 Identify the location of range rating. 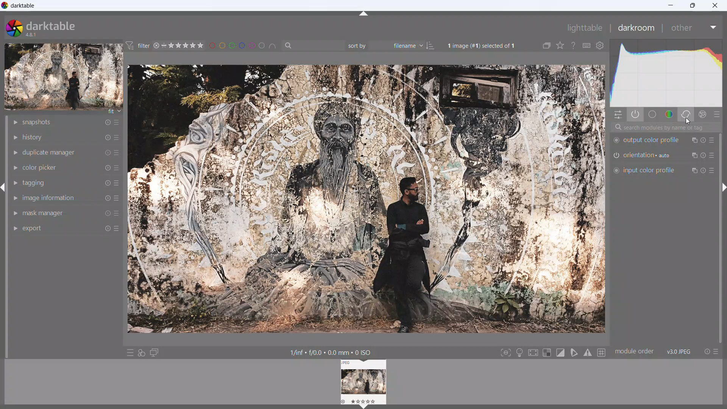
(188, 46).